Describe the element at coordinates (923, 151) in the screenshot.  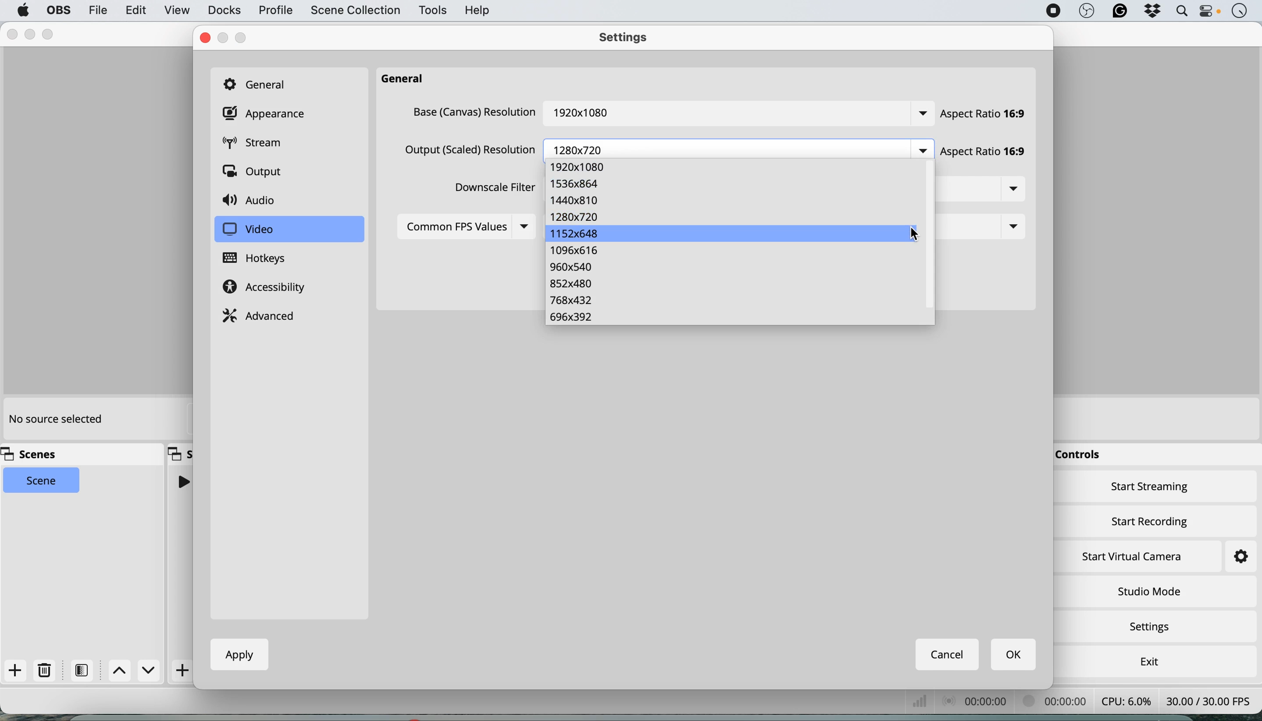
I see `list` at that location.